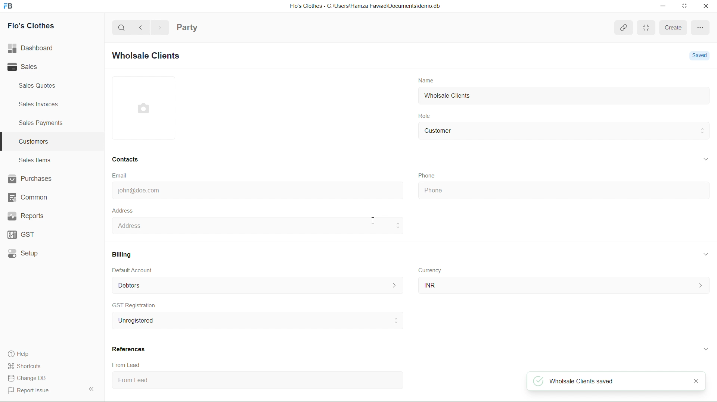  I want to click on Contacts, so click(127, 159).